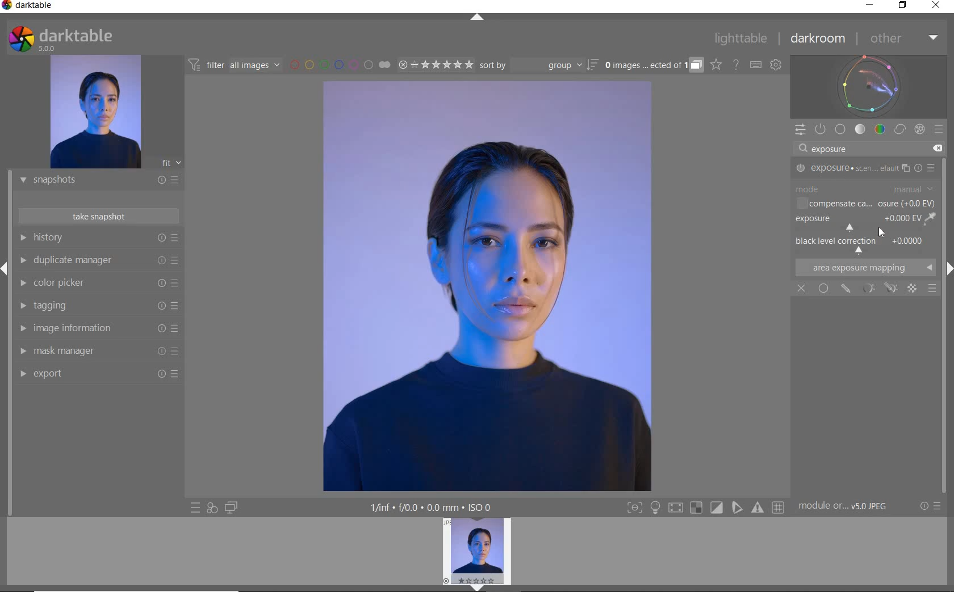 Image resolution: width=954 pixels, height=592 pixels. Describe the element at coordinates (655, 509) in the screenshot. I see `Button` at that location.